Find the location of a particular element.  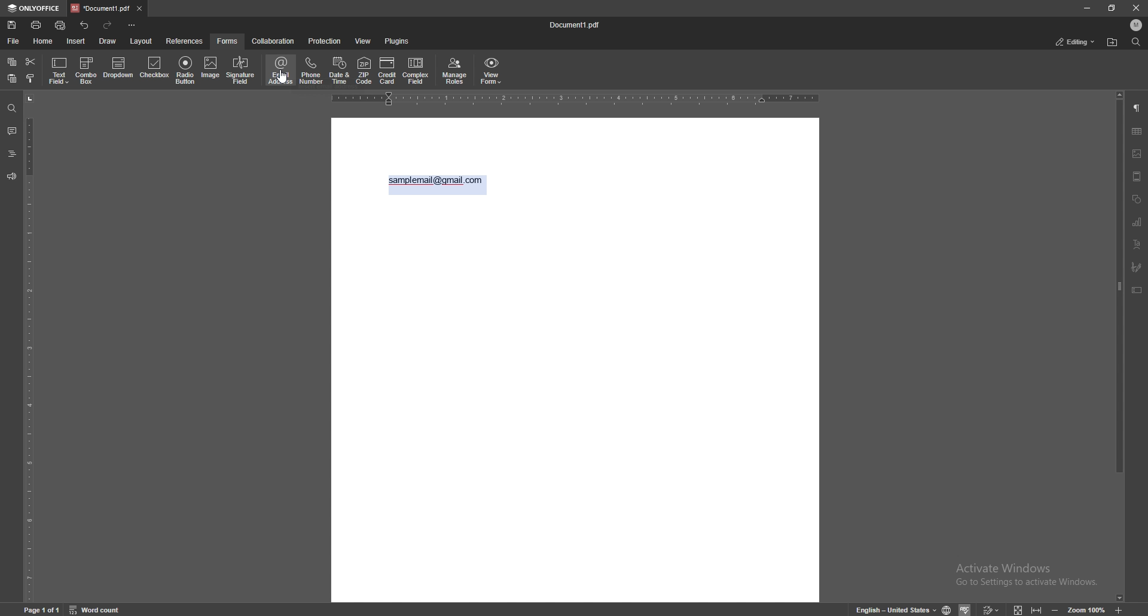

save is located at coordinates (12, 25).